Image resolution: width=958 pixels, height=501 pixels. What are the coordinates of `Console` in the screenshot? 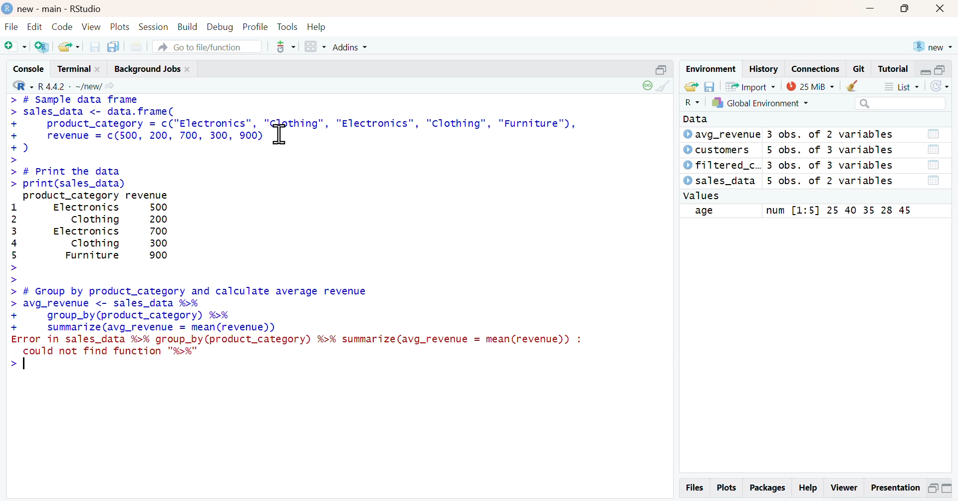 It's located at (29, 68).